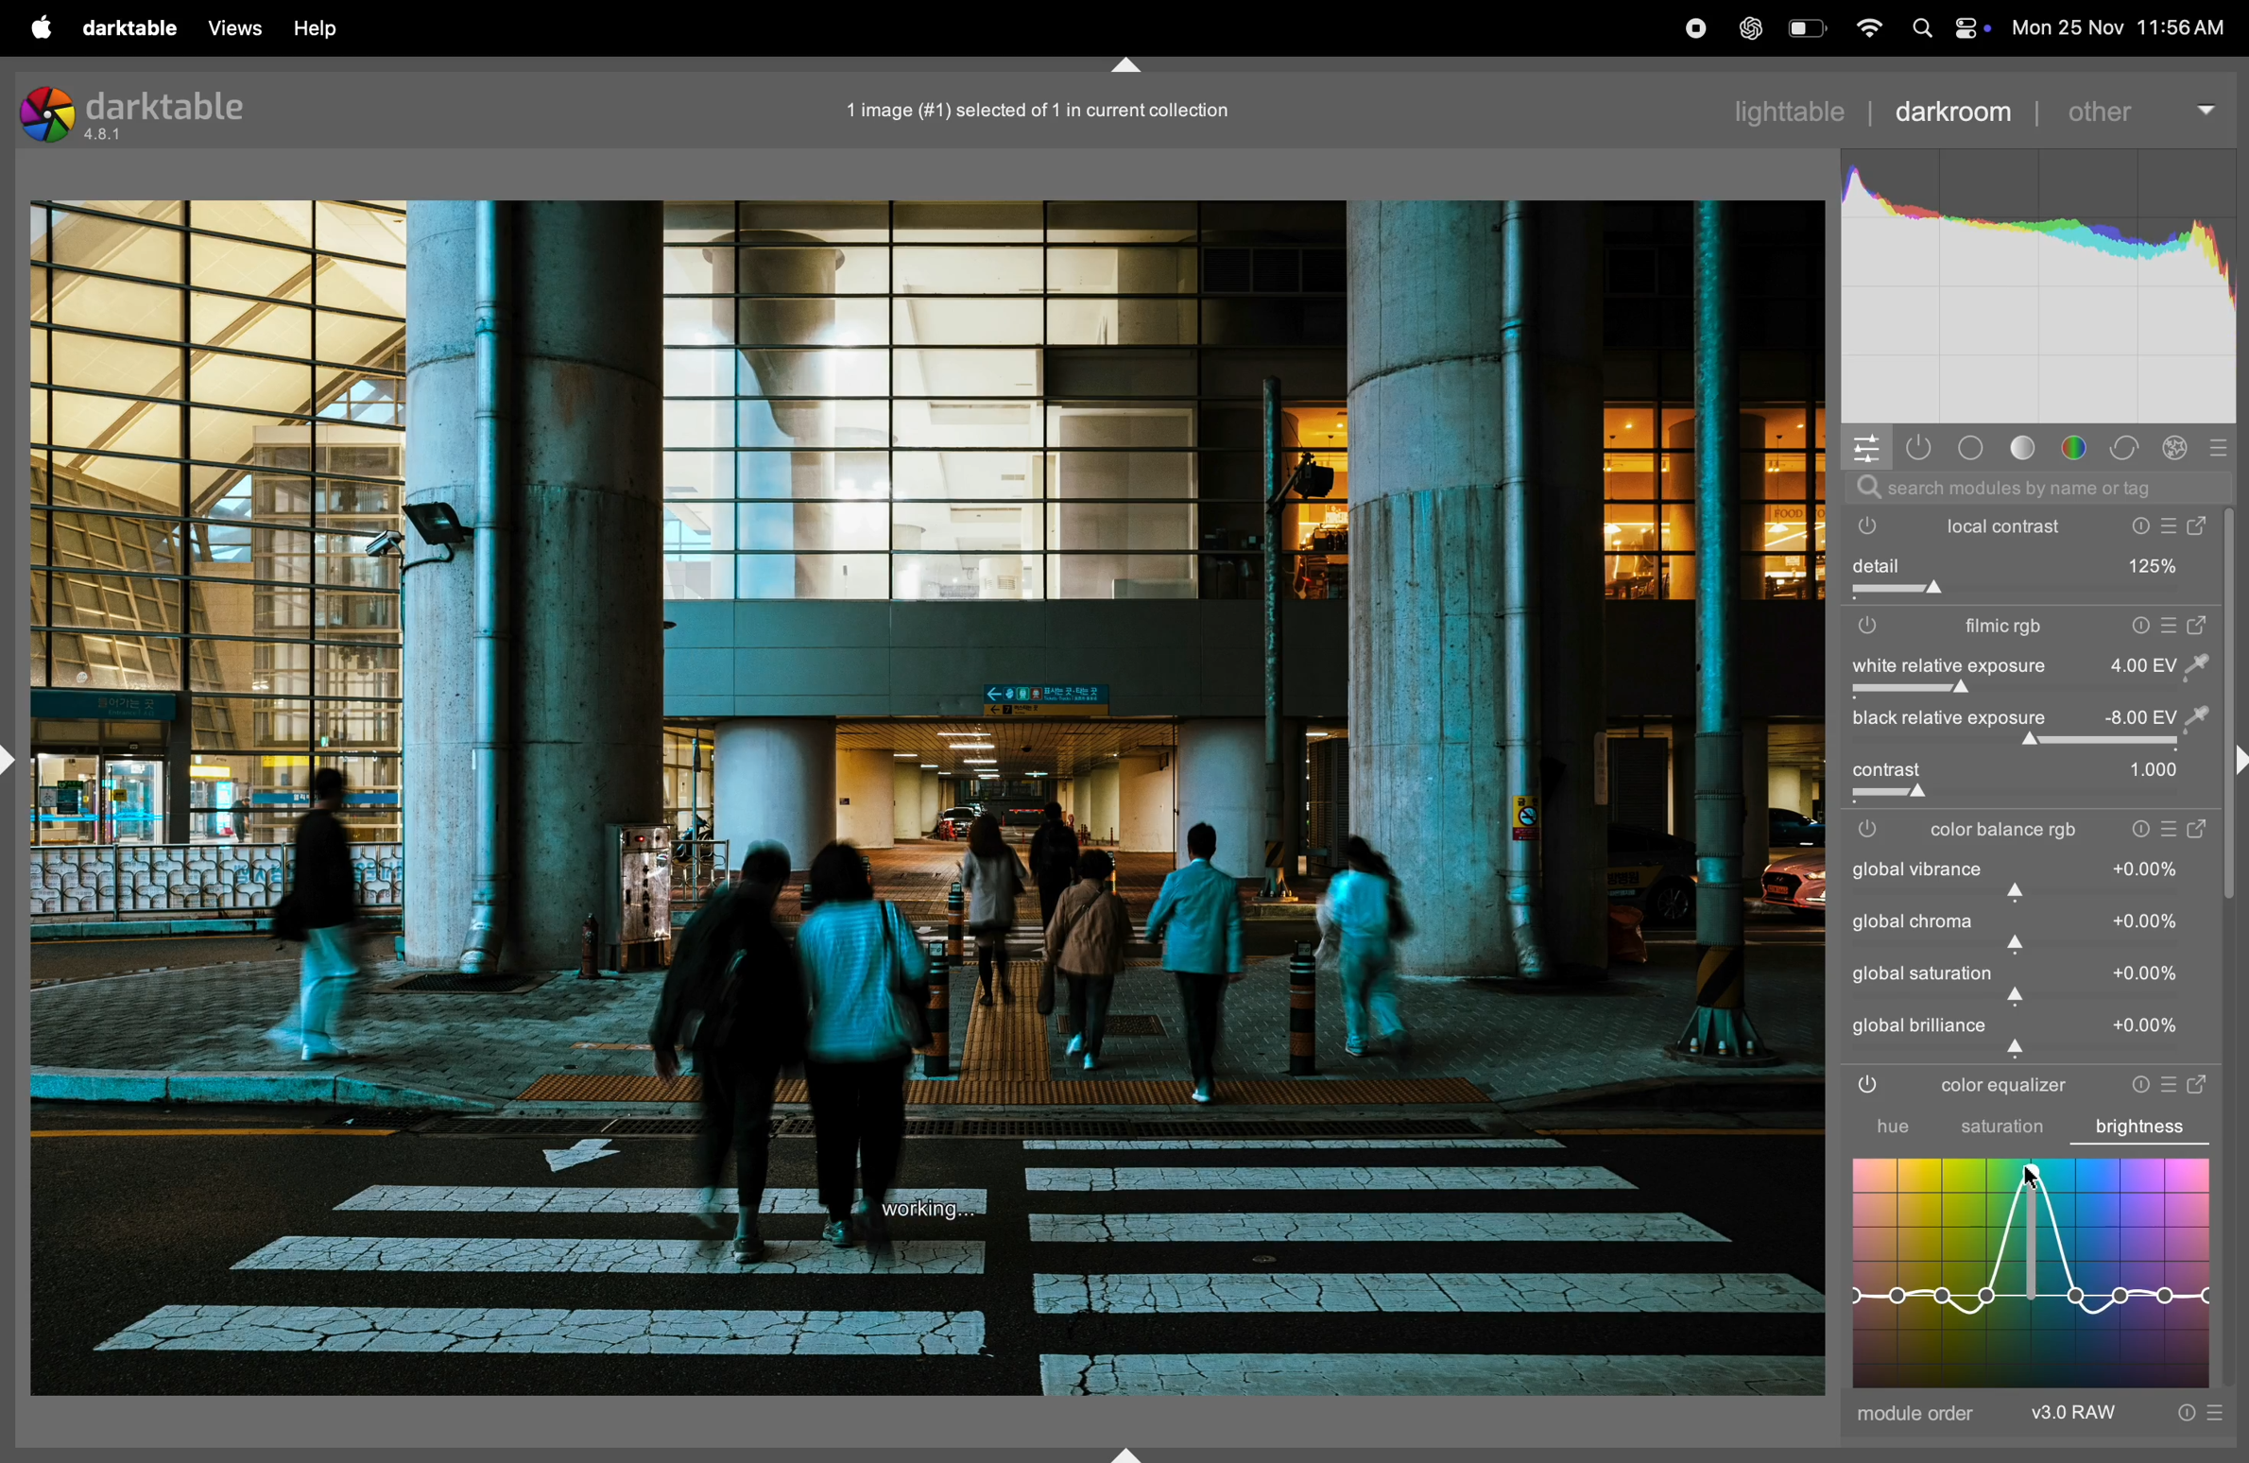  I want to click on open window, so click(2200, 831).